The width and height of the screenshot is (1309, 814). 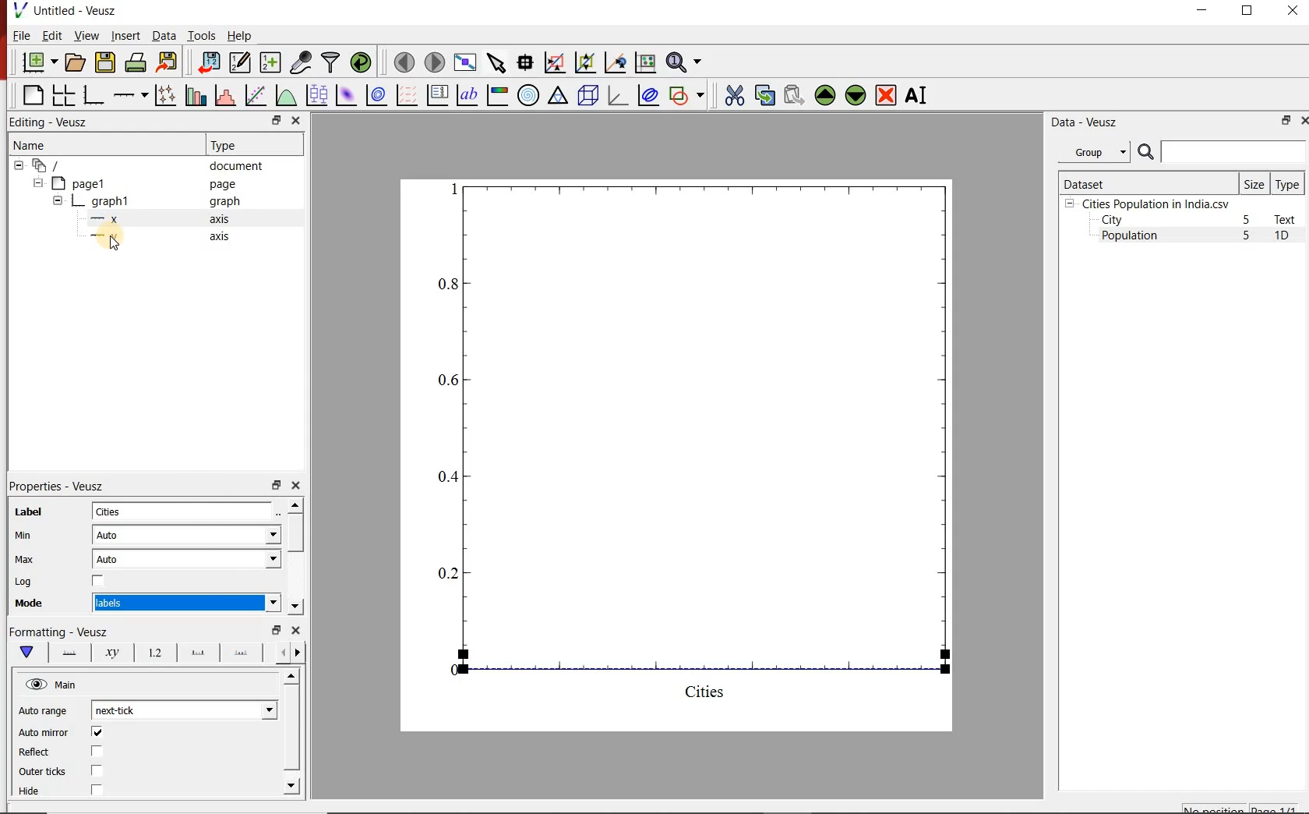 What do you see at coordinates (162, 219) in the screenshot?
I see `x axis` at bounding box center [162, 219].